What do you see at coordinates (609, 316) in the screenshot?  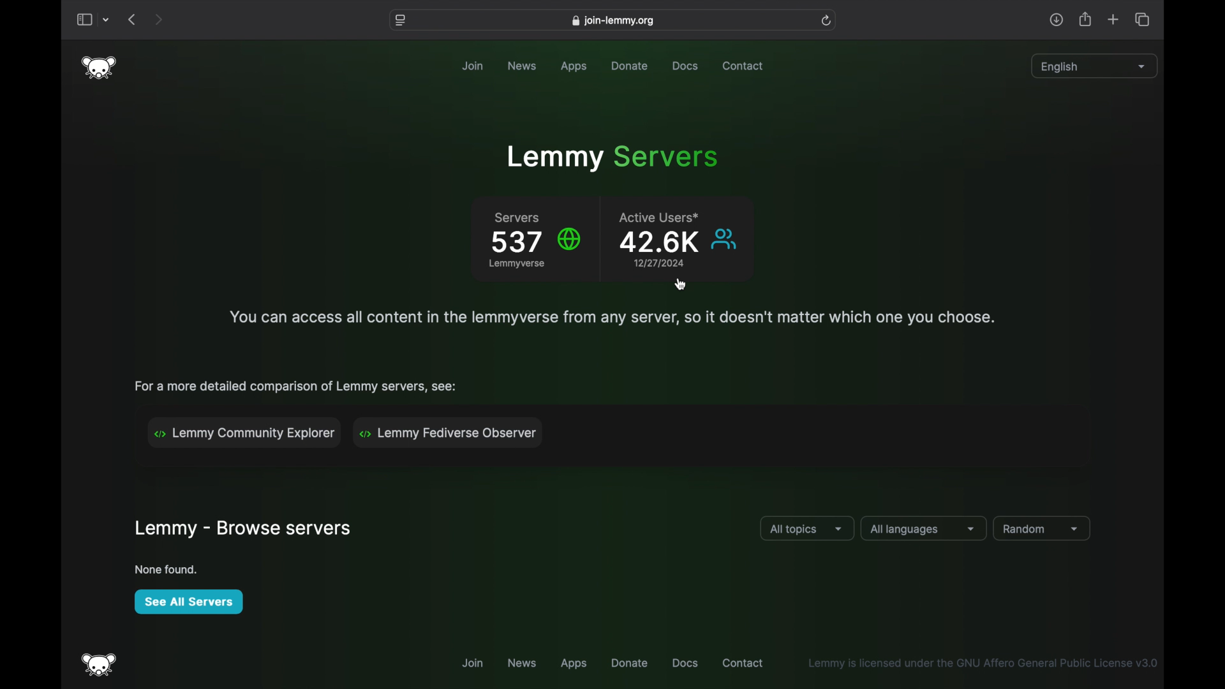 I see `You can access all content in the lemmyverse from any server, so it doesn't matter which one you choose.` at bounding box center [609, 316].